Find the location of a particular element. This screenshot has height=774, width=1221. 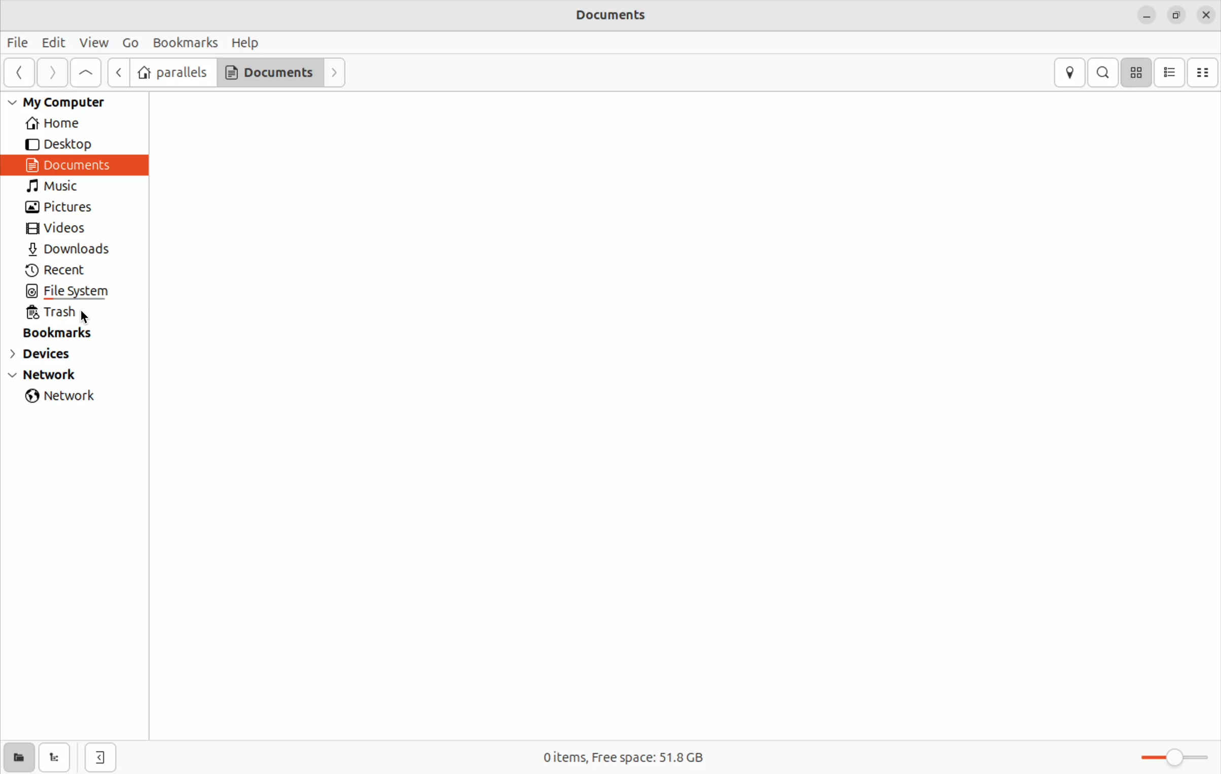

bookmark is located at coordinates (184, 42).